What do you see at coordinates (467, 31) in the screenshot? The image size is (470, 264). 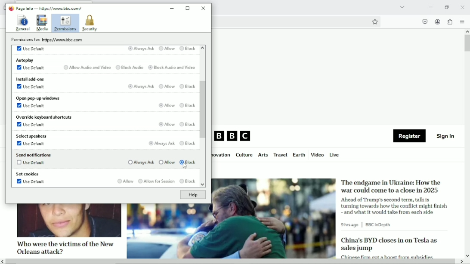 I see `scroll up` at bounding box center [467, 31].